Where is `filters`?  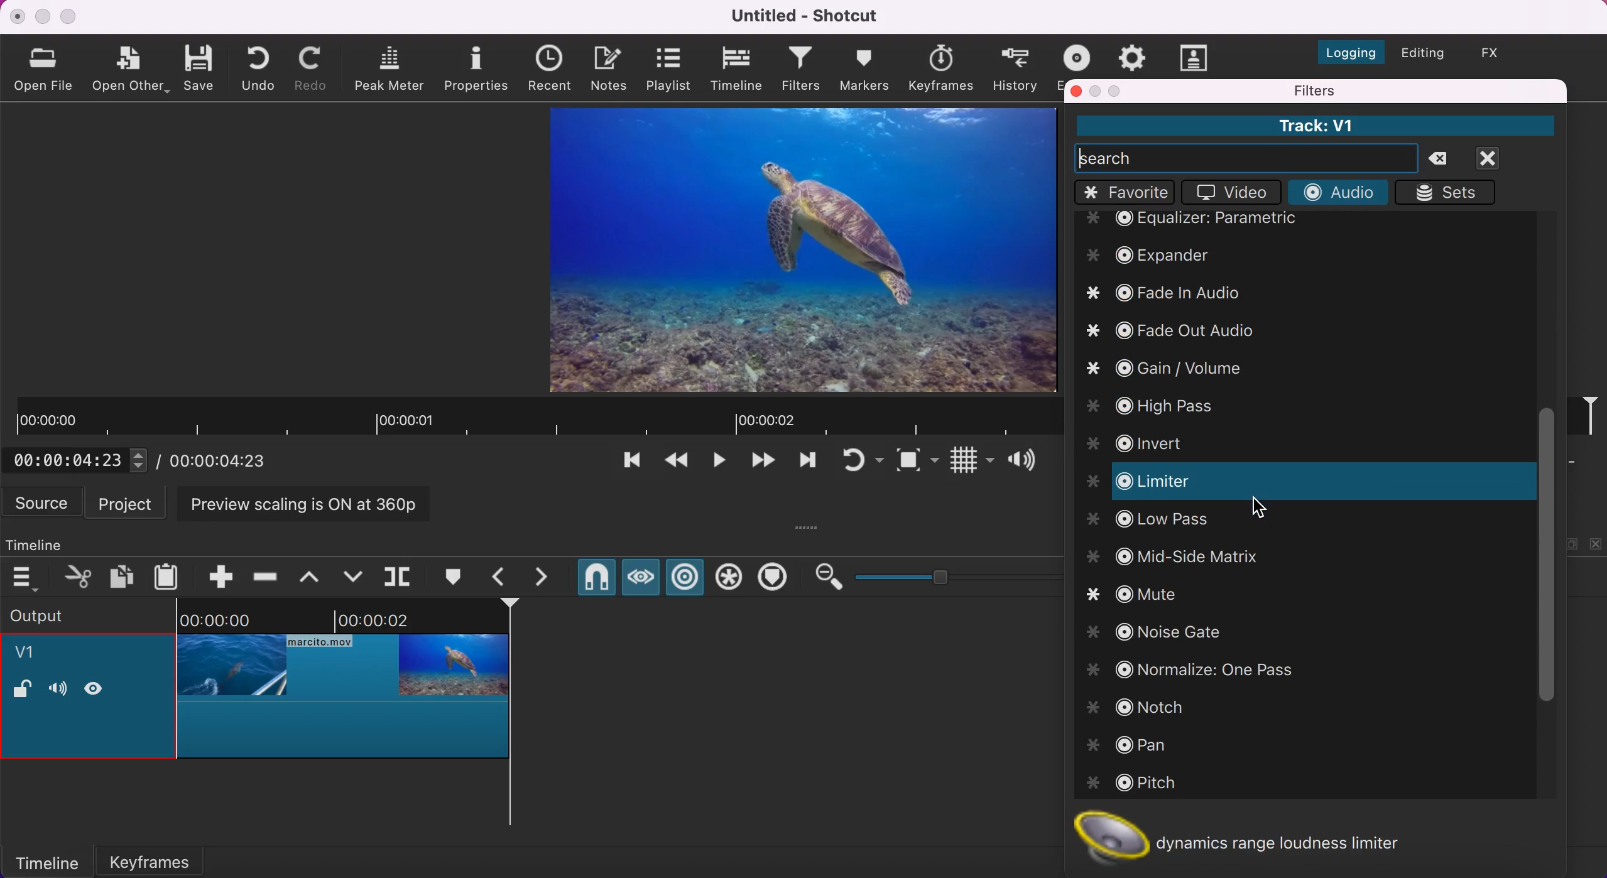 filters is located at coordinates (802, 70).